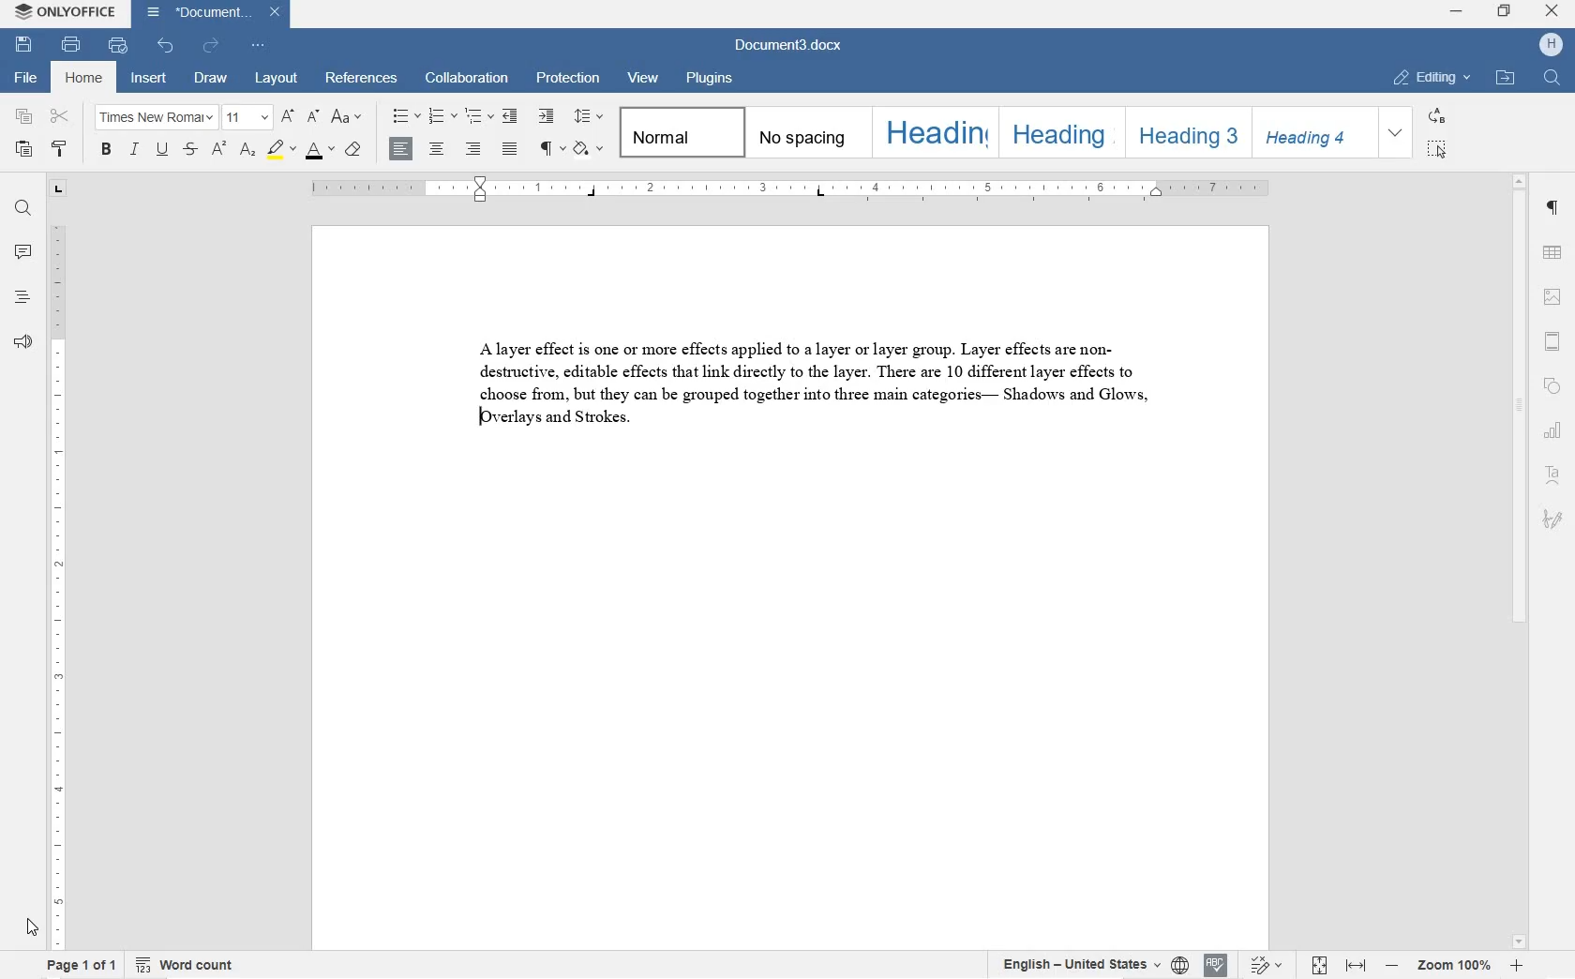 Image resolution: width=1575 pixels, height=979 pixels. What do you see at coordinates (511, 148) in the screenshot?
I see `JUSTIFIED` at bounding box center [511, 148].